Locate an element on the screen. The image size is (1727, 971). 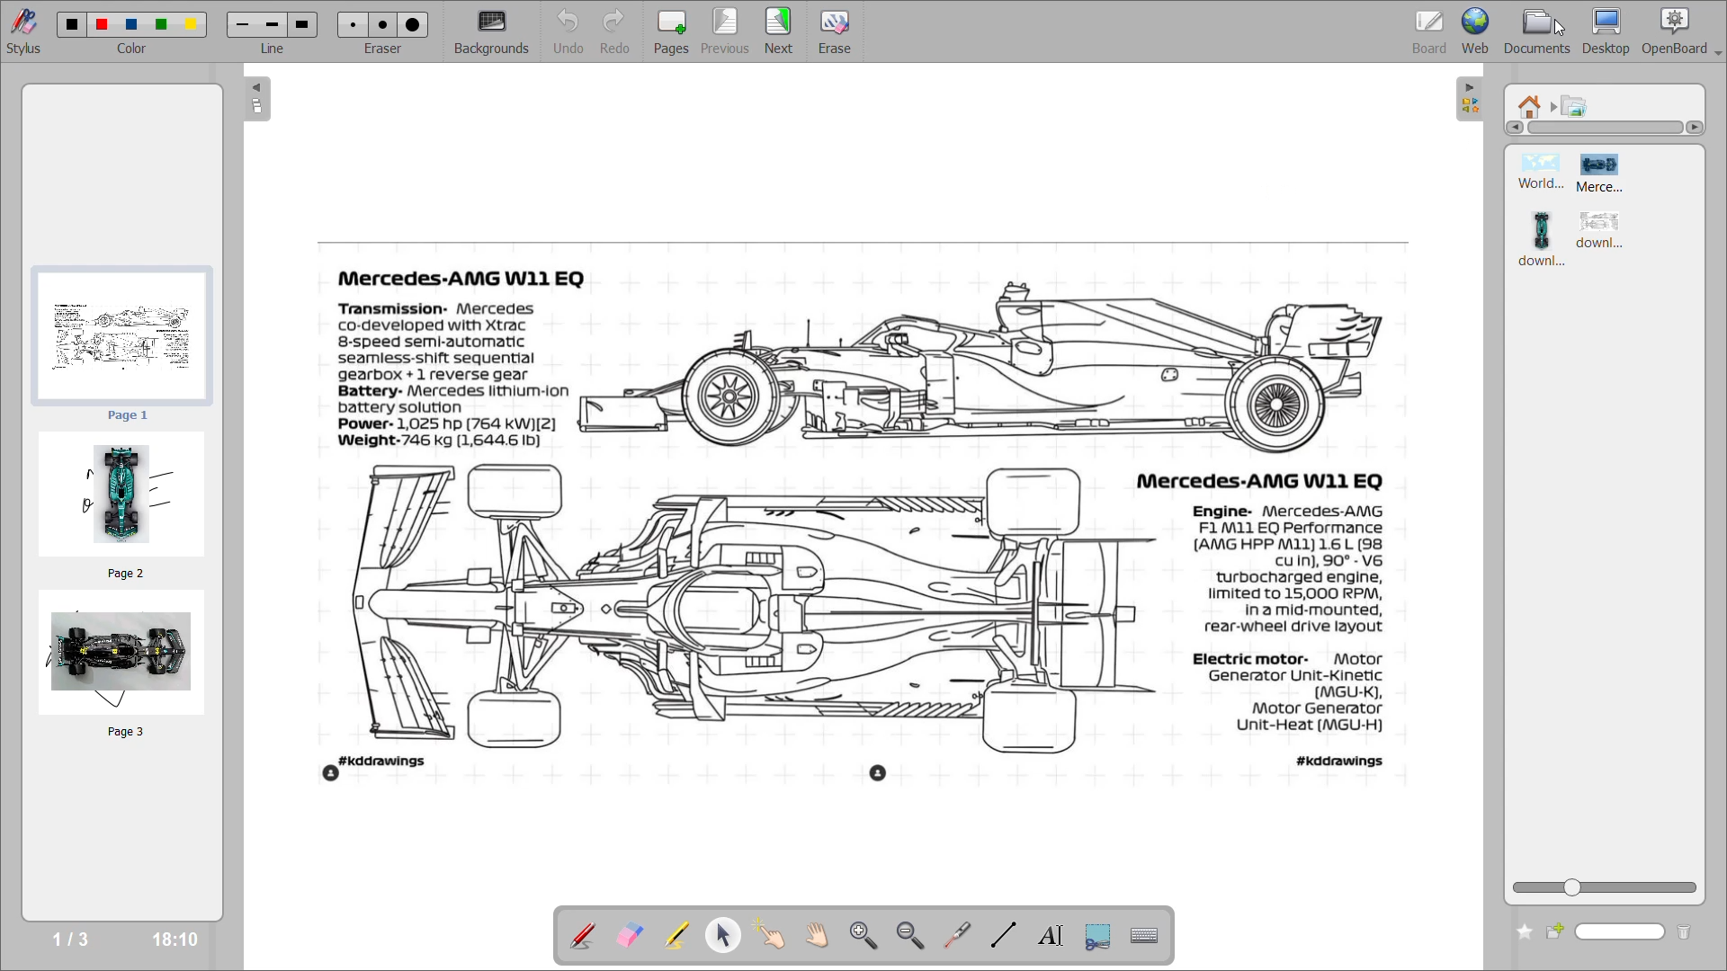
desktop is located at coordinates (1606, 29).